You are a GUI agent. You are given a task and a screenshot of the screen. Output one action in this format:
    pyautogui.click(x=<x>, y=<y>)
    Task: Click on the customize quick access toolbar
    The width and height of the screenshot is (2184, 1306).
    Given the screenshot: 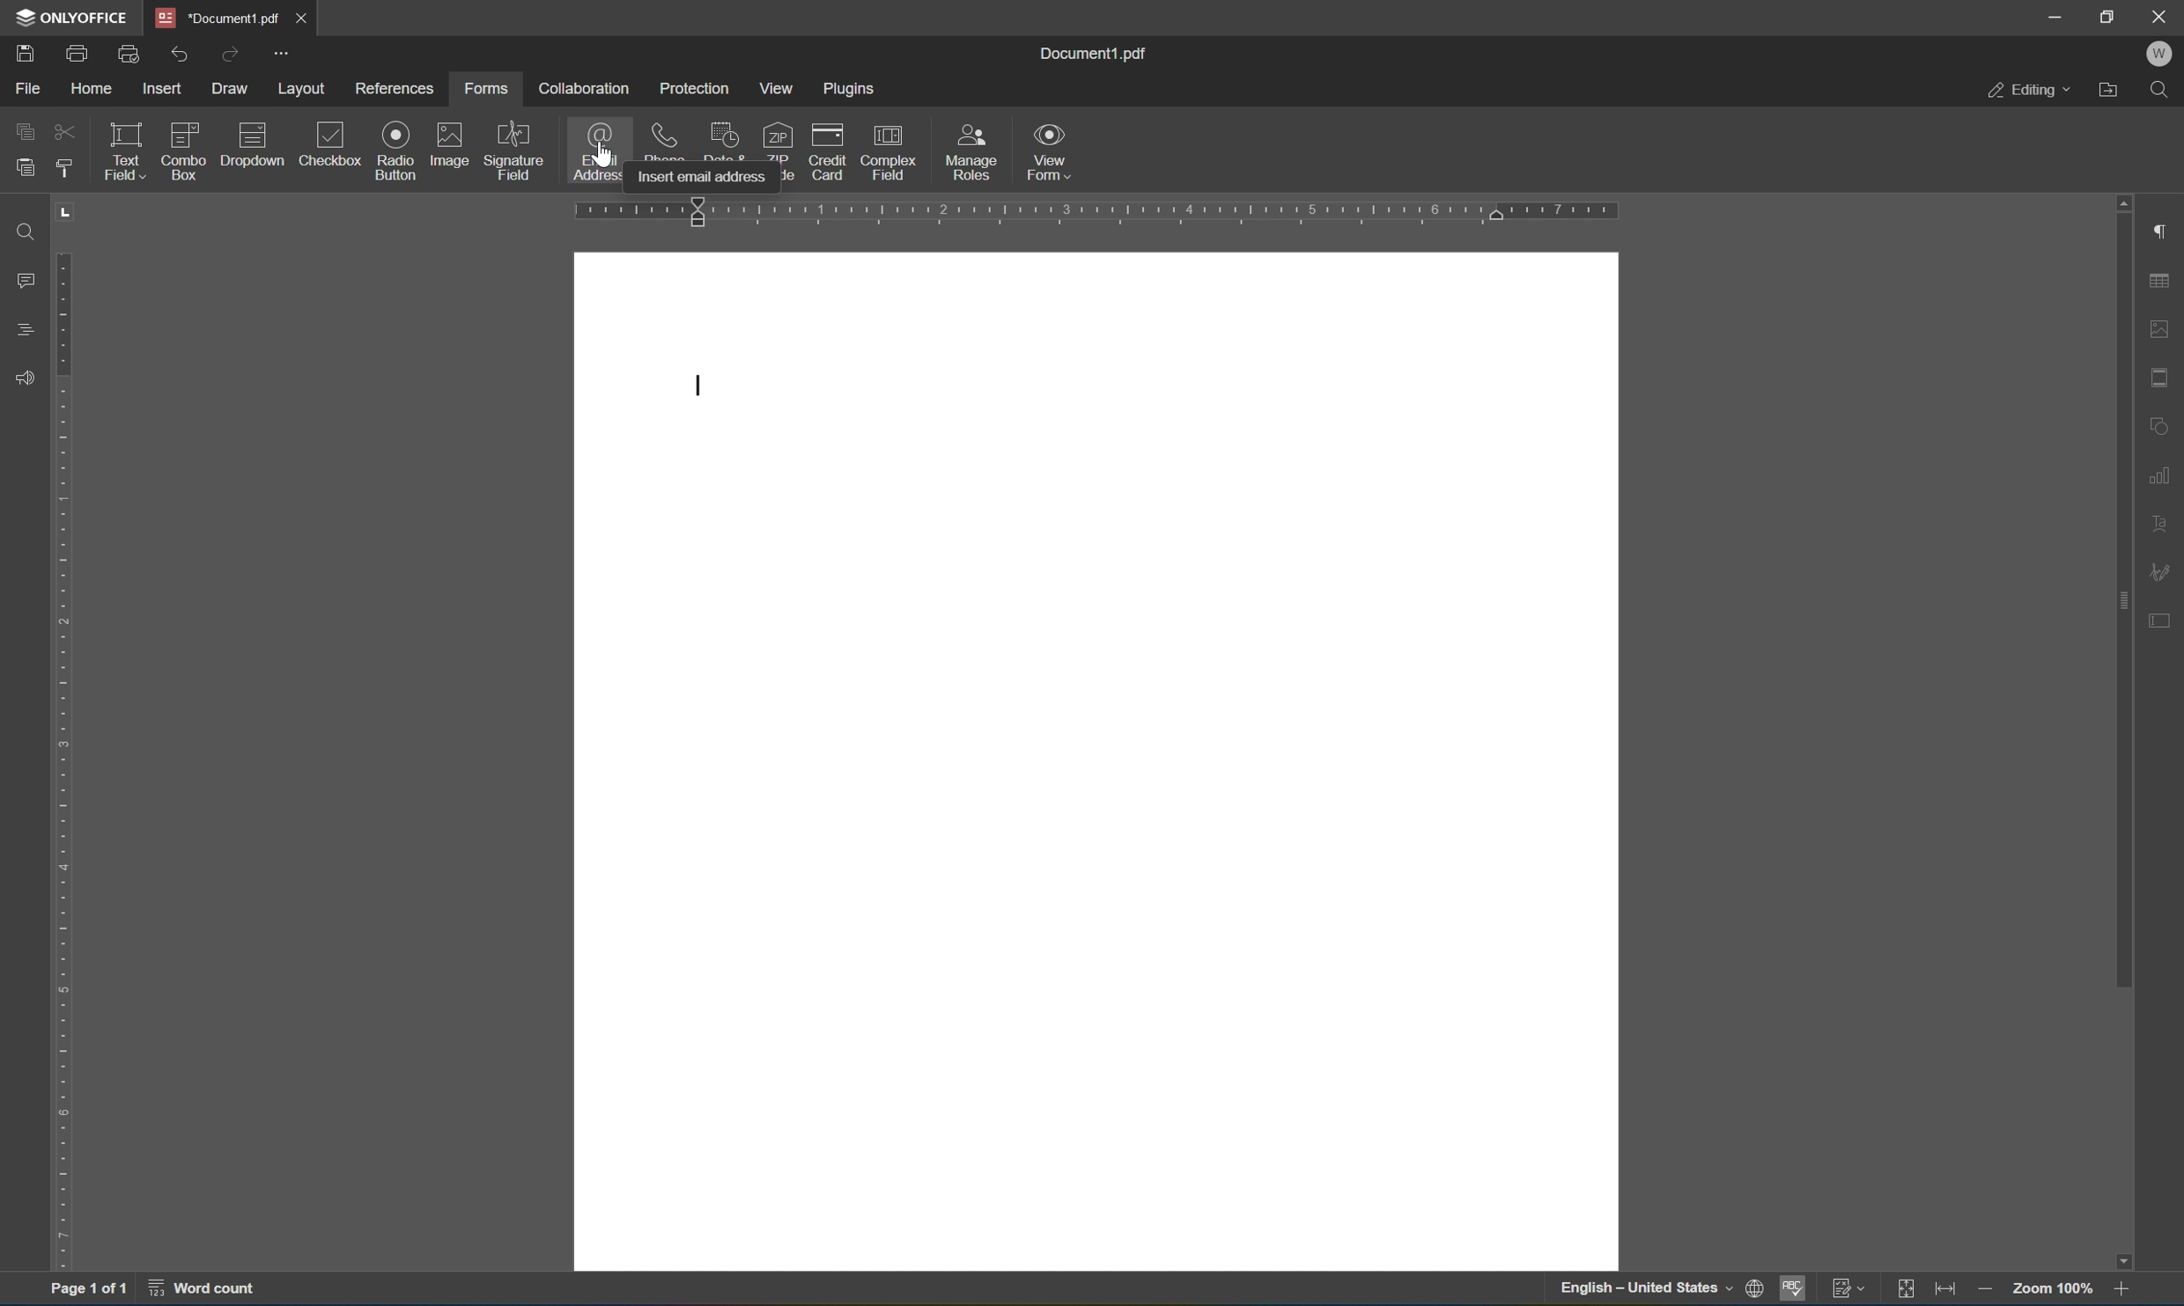 What is the action you would take?
    pyautogui.click(x=281, y=48)
    